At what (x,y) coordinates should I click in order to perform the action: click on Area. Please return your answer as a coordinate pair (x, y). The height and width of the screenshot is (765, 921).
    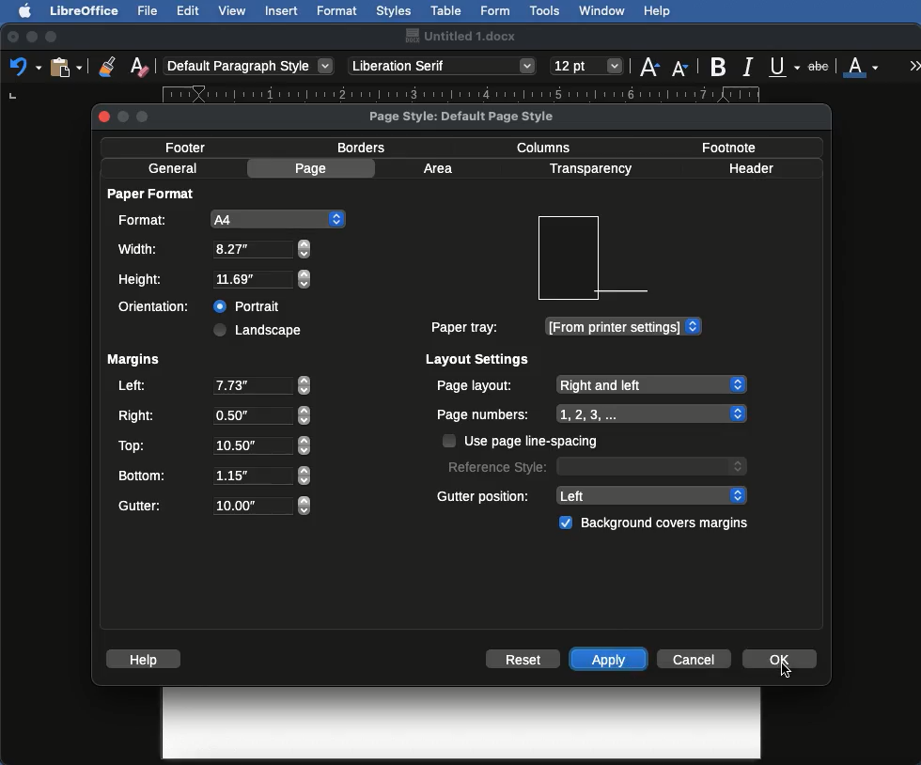
    Looking at the image, I should click on (441, 168).